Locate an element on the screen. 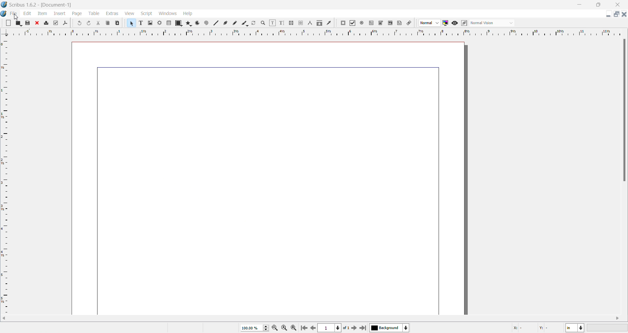 The height and width of the screenshot is (333, 628). cursor  is located at coordinates (16, 17).